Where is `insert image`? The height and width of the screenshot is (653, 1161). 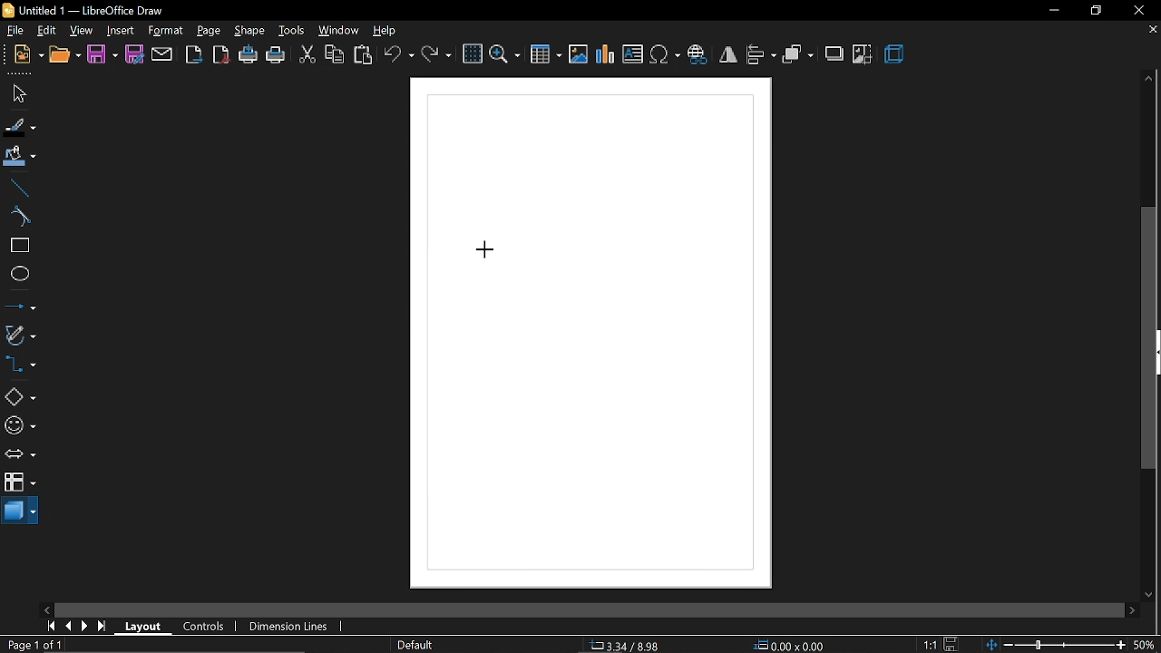 insert image is located at coordinates (579, 55).